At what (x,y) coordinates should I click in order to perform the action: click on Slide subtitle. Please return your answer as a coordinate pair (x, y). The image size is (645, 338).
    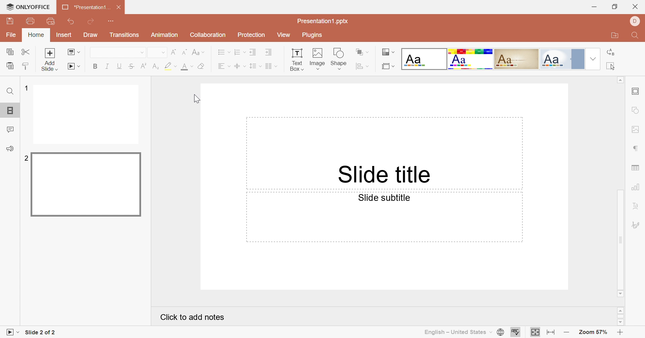
    Looking at the image, I should click on (383, 198).